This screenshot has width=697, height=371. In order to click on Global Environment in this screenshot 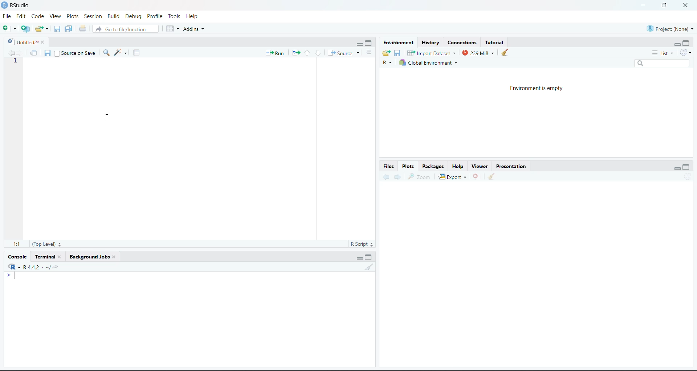, I will do `click(435, 64)`.